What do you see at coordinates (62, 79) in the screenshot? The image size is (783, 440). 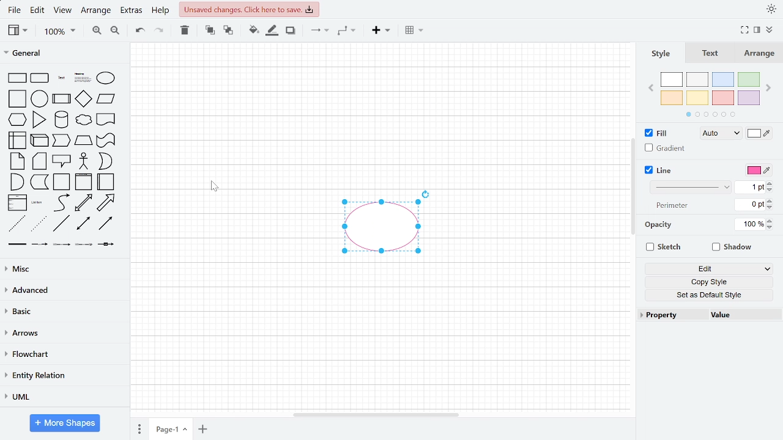 I see `text` at bounding box center [62, 79].